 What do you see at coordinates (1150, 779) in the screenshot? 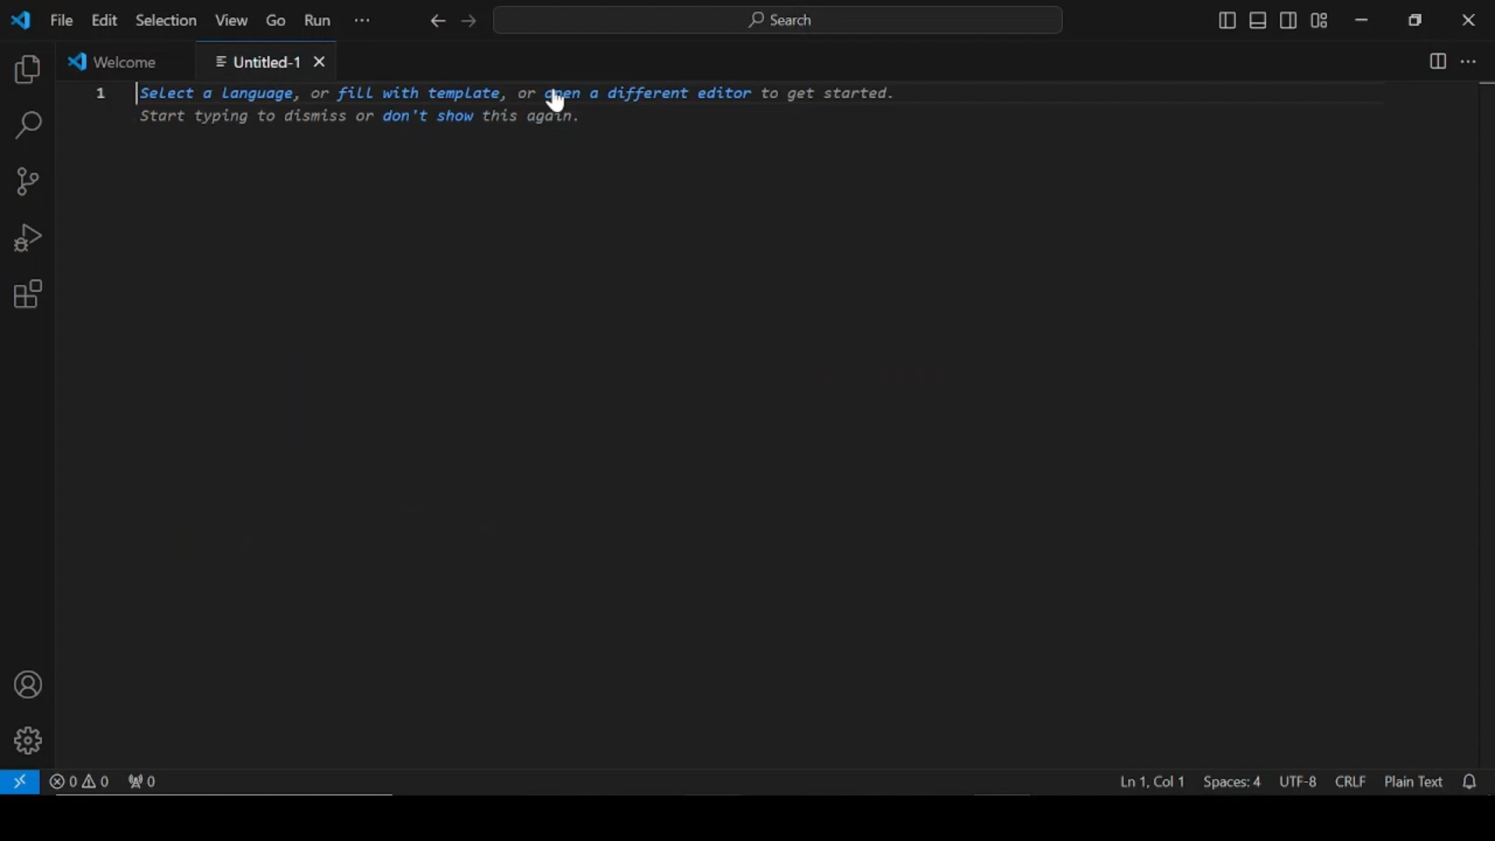
I see `Ln, Col1` at bounding box center [1150, 779].